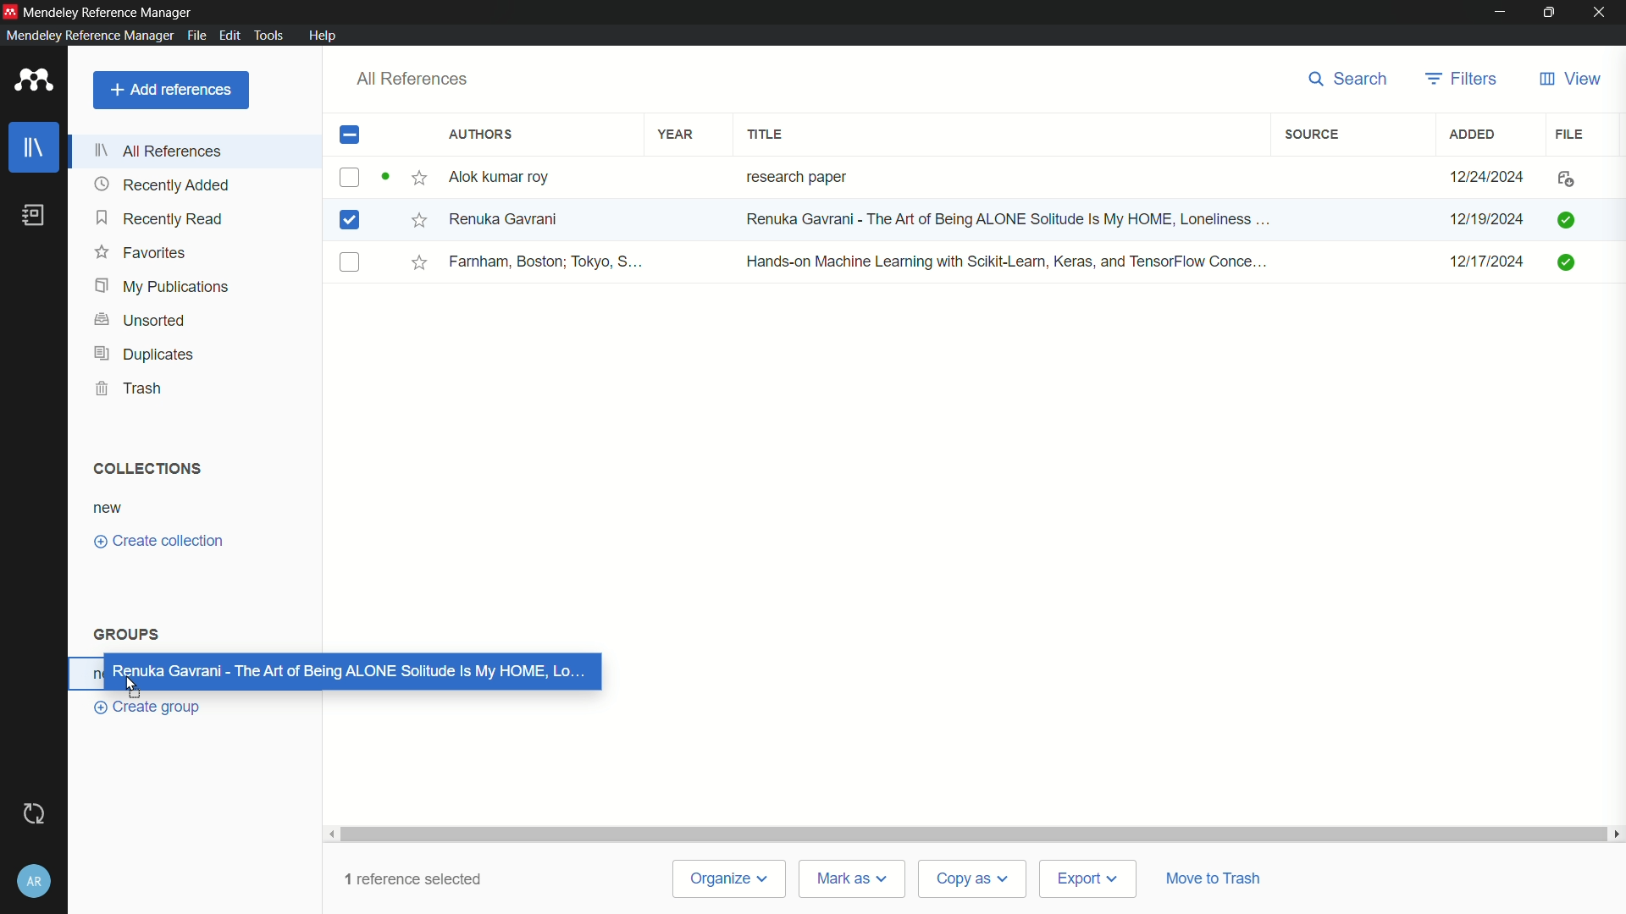  What do you see at coordinates (661, 231) in the screenshot?
I see `cursor` at bounding box center [661, 231].